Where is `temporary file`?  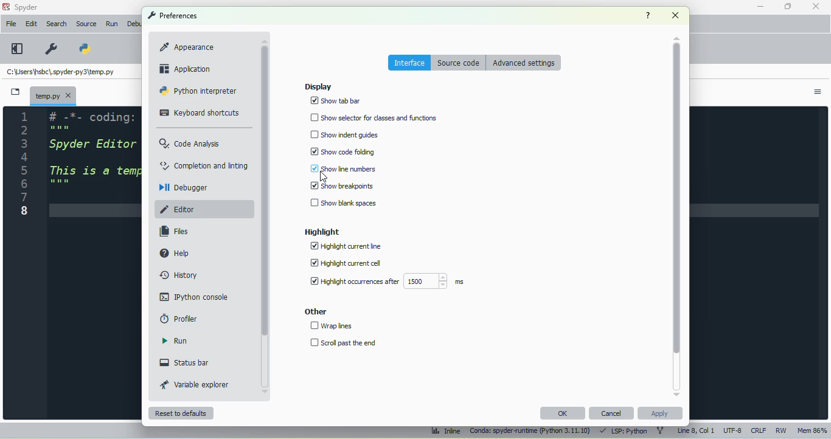 temporary file is located at coordinates (61, 71).